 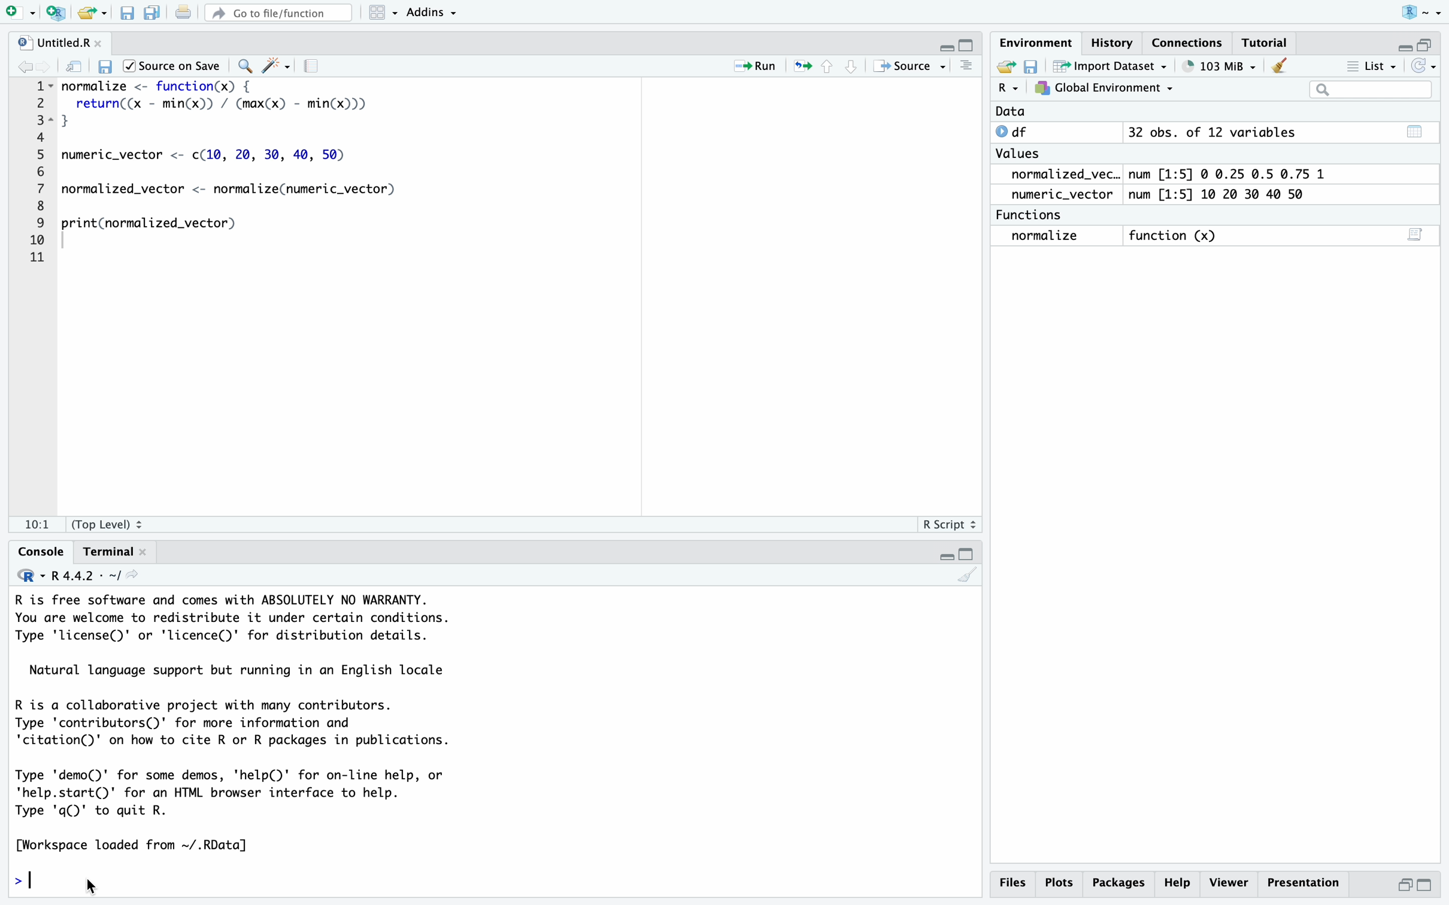 I want to click on R 1s free software and comes with ABSOLUTELY NO WARRANTY.

You are welcome to redistribute it under certain conditions.

Type 'license()' or 'licence()' for distribution details.
Natural language support but running in an English locale

R is a collaborative project with many contributors.

Type 'contributors()' for more information and

'citation()' on how to cite R or R packages in publications.

Type 'demo()' for some demos, 'help()' for on-line help, or

'help.start()' for an HTML browser interface to help.

Type 'q()' to quit R.

[Workspace loaded from ~/.RData], so click(x=278, y=724).